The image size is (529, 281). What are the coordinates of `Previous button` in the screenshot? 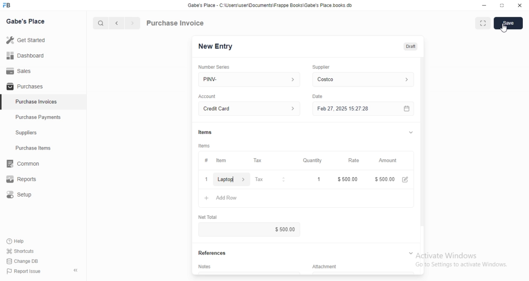 It's located at (117, 23).